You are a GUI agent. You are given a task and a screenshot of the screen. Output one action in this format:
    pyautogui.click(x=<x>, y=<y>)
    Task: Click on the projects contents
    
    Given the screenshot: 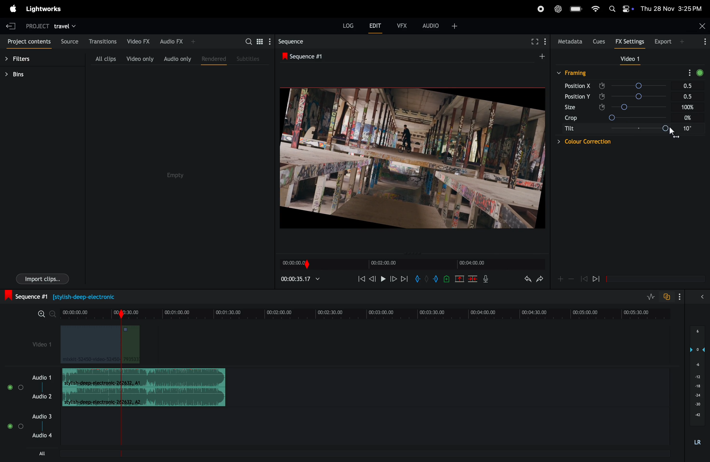 What is the action you would take?
    pyautogui.click(x=29, y=41)
    